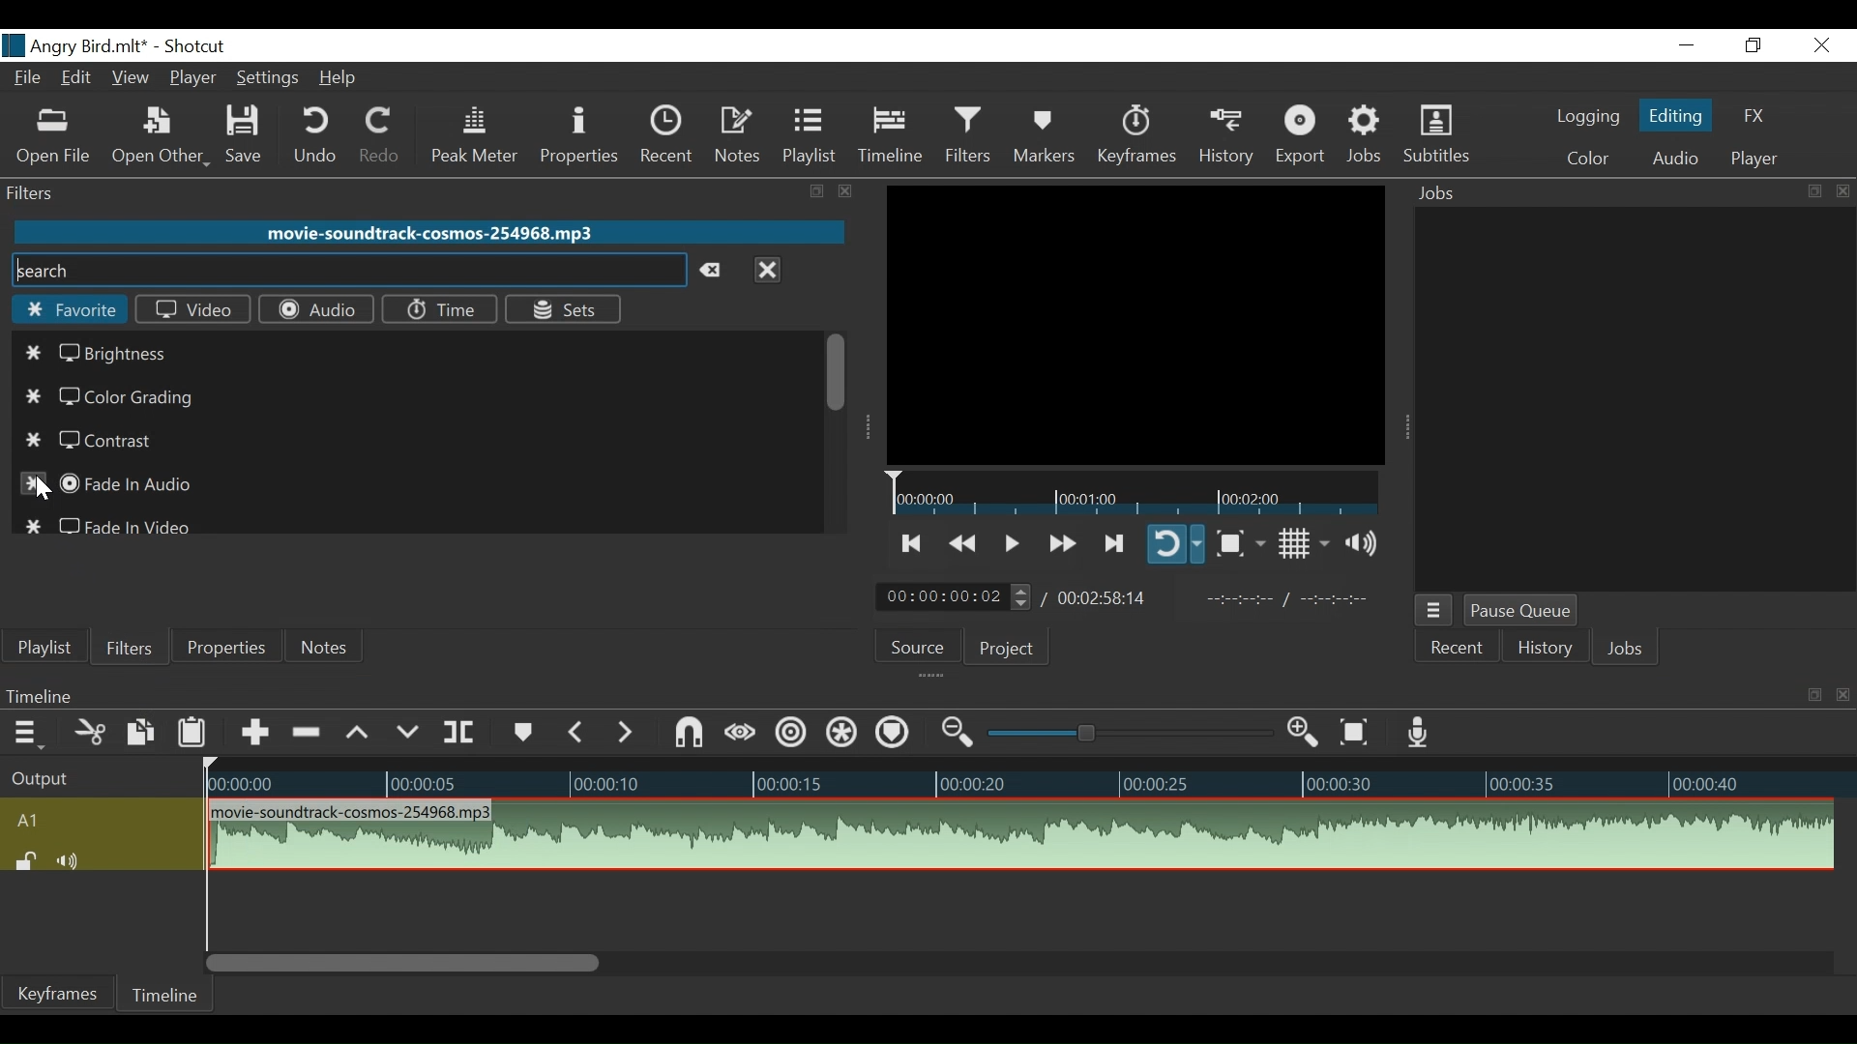 The height and width of the screenshot is (1044, 1857). I want to click on Snap, so click(690, 733).